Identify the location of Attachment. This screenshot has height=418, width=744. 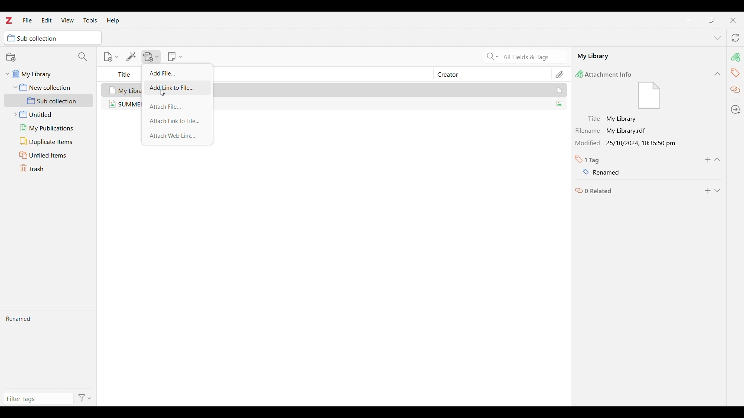
(561, 74).